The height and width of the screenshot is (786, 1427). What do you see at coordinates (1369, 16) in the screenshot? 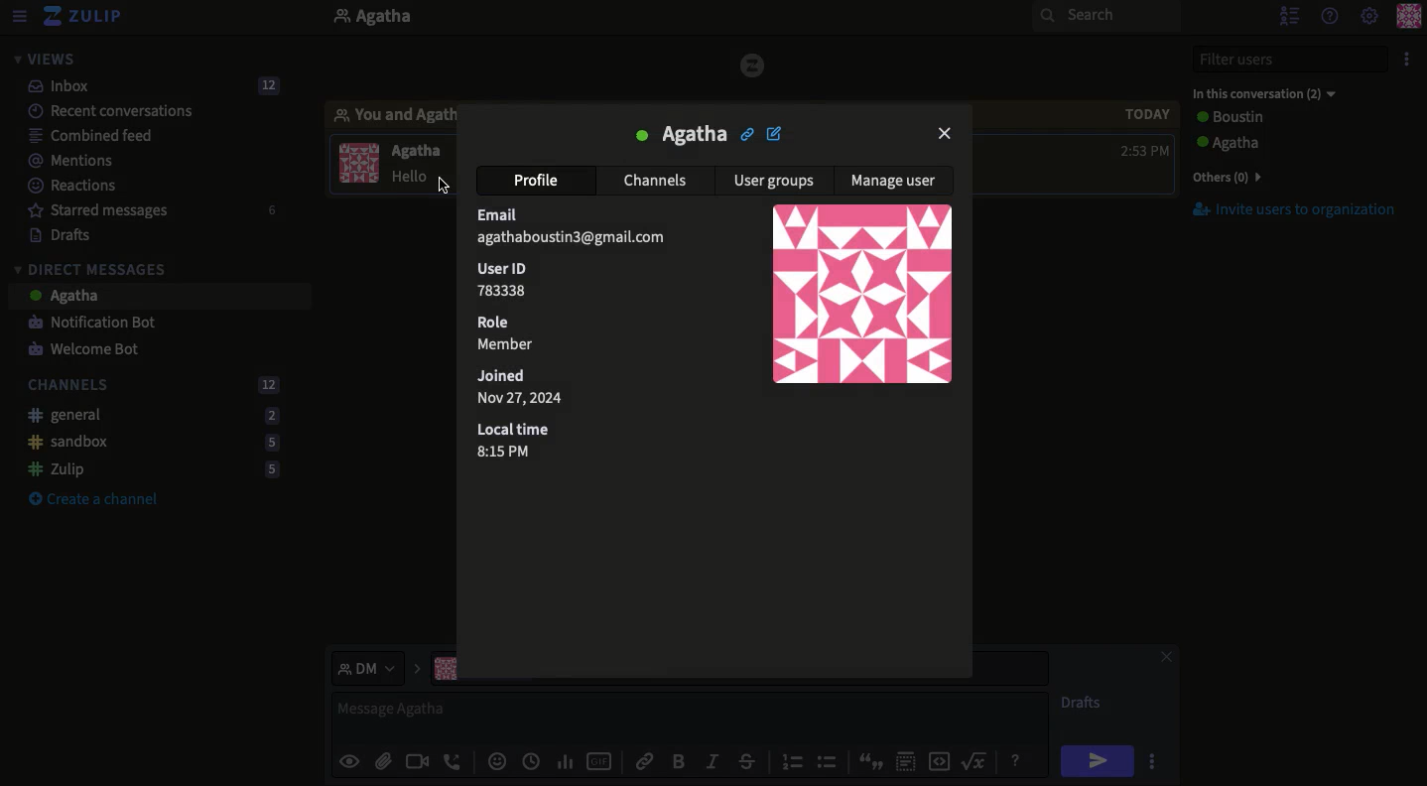
I see `Settings` at bounding box center [1369, 16].